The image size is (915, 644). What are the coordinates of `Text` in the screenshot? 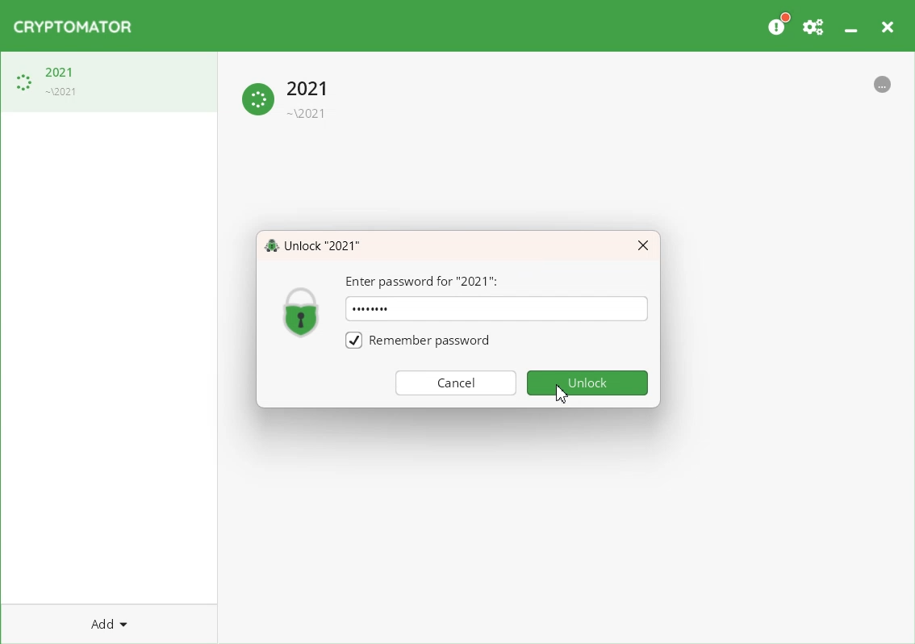 It's located at (312, 245).